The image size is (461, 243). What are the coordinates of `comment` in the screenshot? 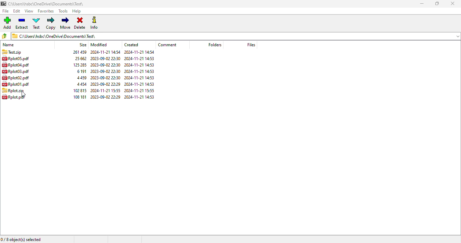 It's located at (167, 45).